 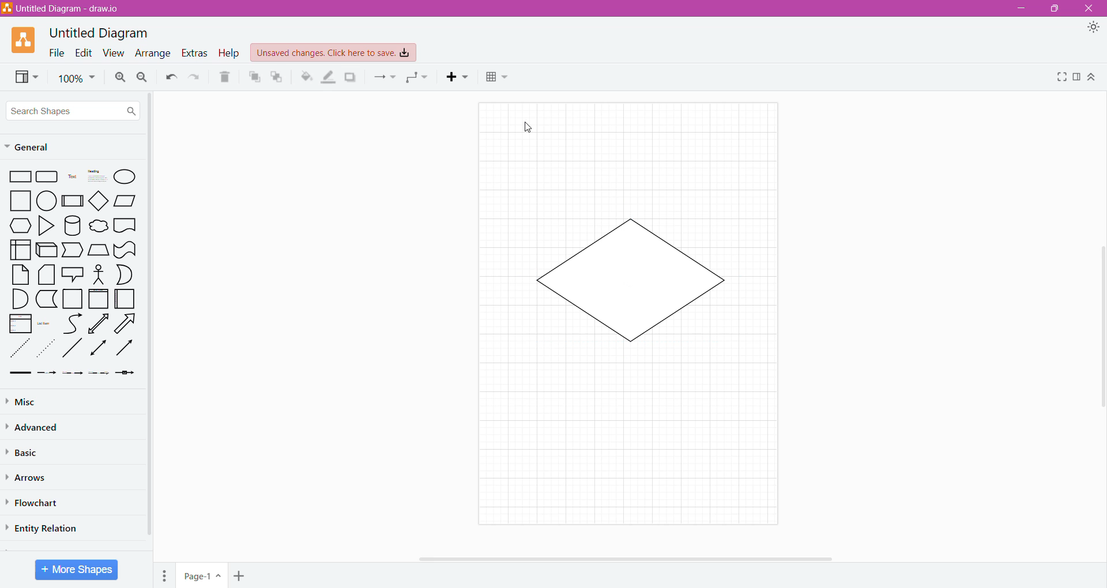 I want to click on FullScreen, so click(x=1059, y=77).